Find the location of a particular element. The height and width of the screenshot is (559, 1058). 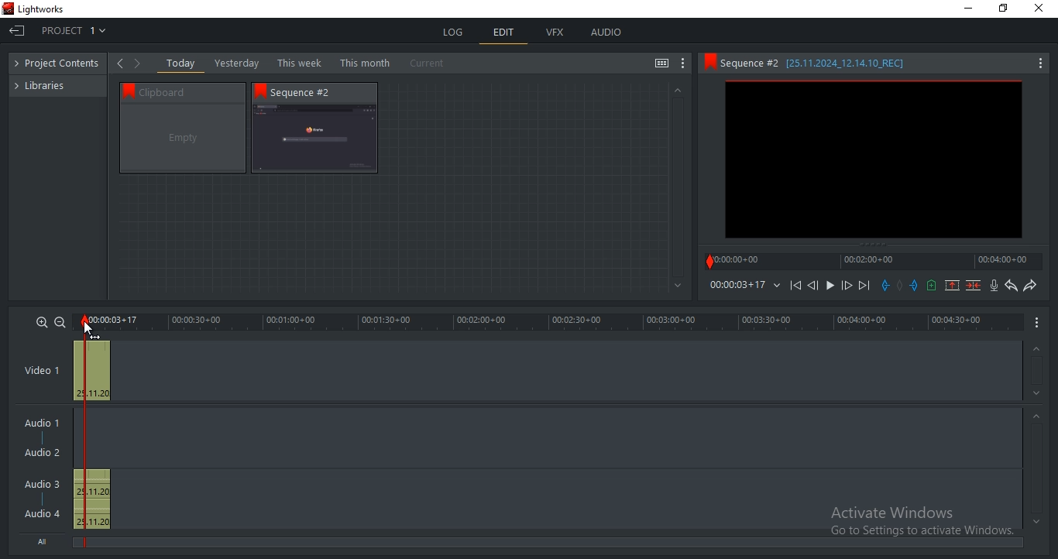

show settings menu is located at coordinates (683, 63).